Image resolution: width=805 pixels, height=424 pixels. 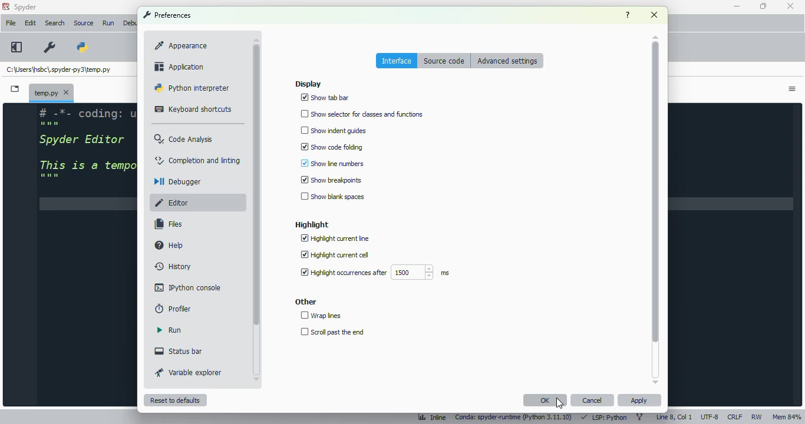 What do you see at coordinates (169, 330) in the screenshot?
I see `run` at bounding box center [169, 330].